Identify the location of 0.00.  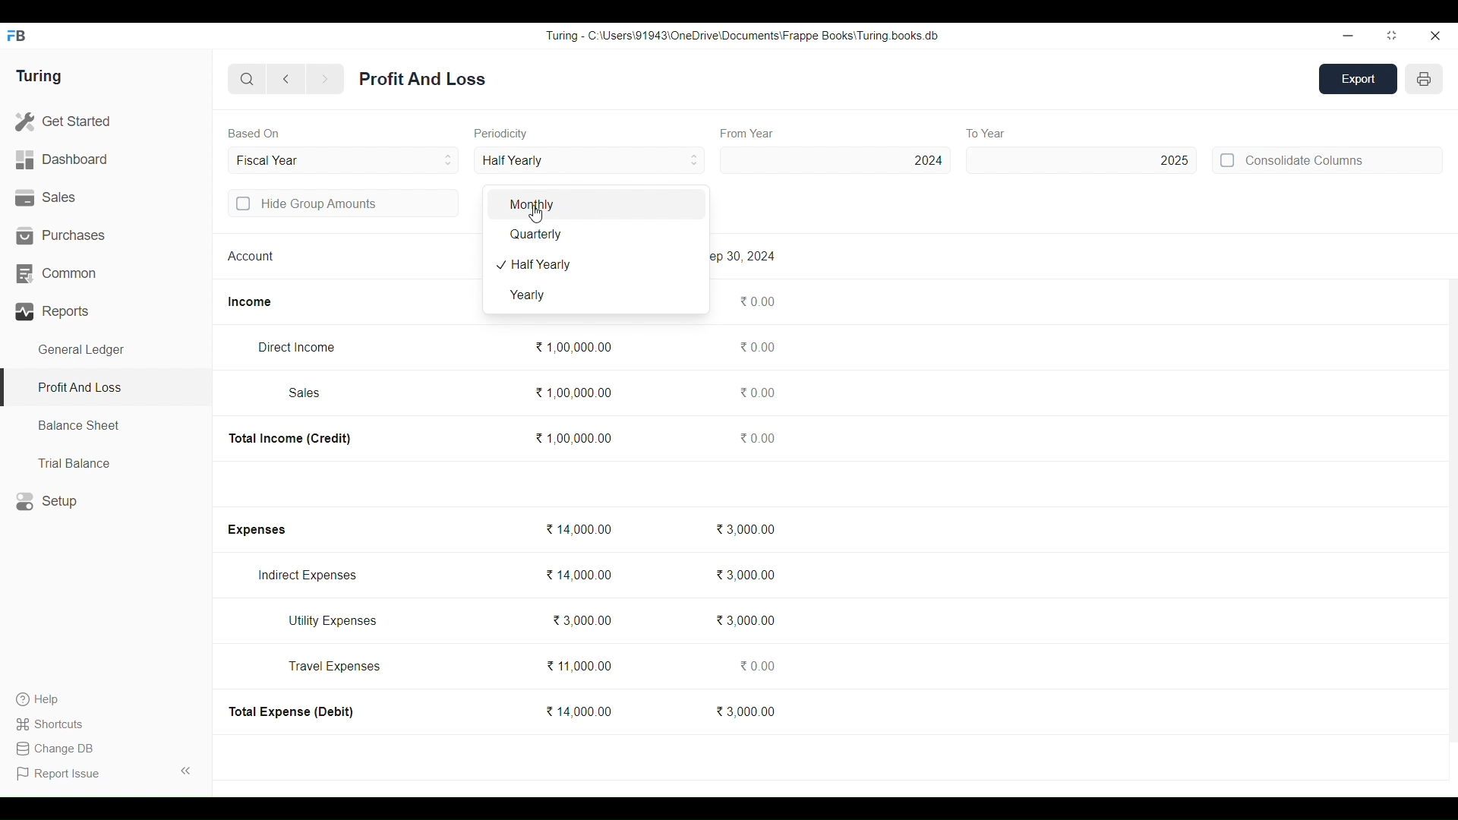
(756, 666).